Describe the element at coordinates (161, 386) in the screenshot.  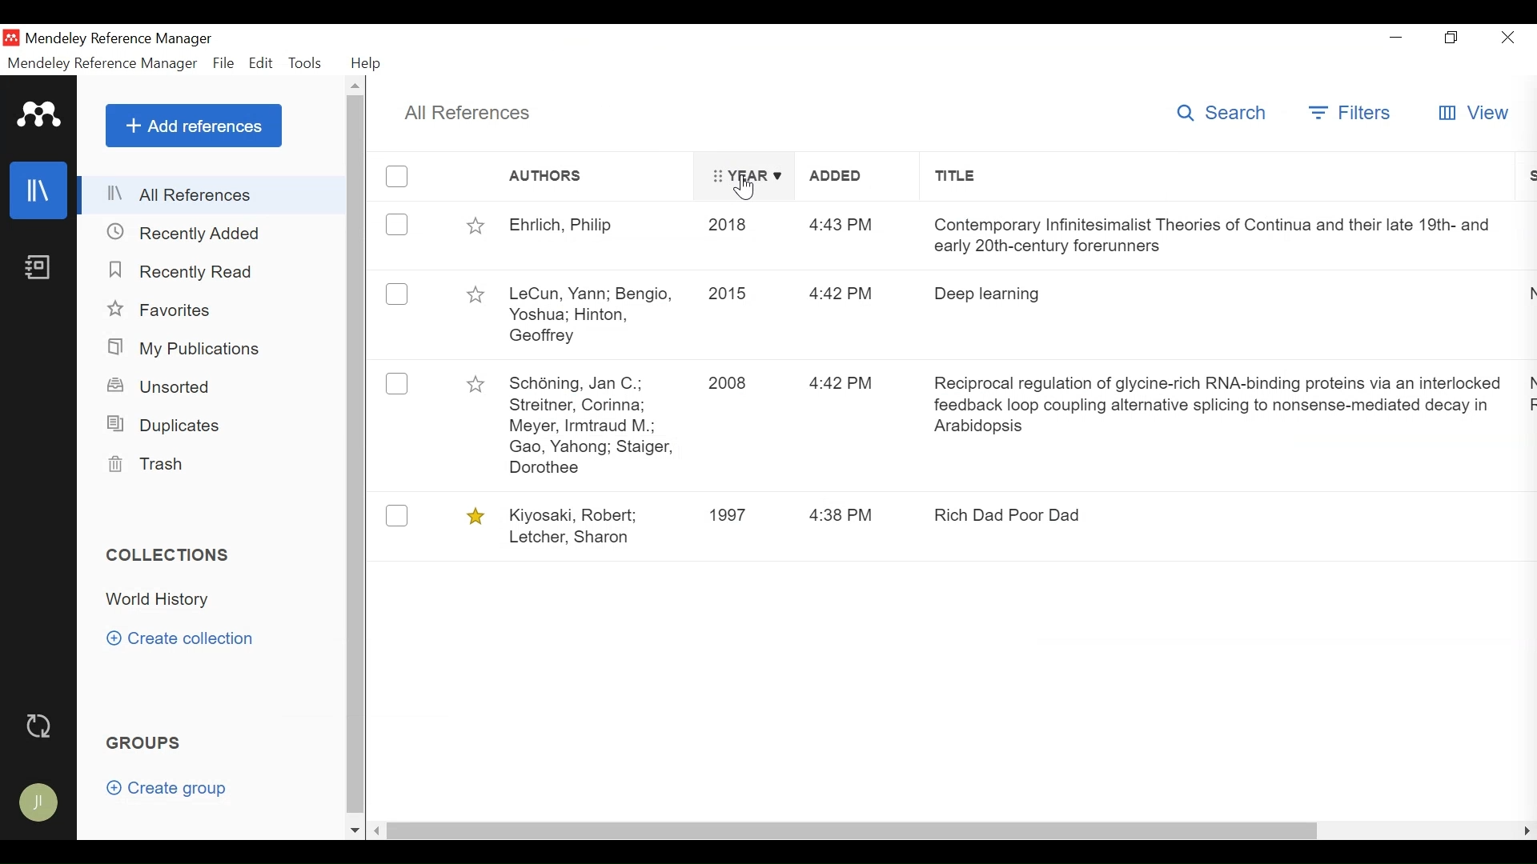
I see `Unsorted` at that location.